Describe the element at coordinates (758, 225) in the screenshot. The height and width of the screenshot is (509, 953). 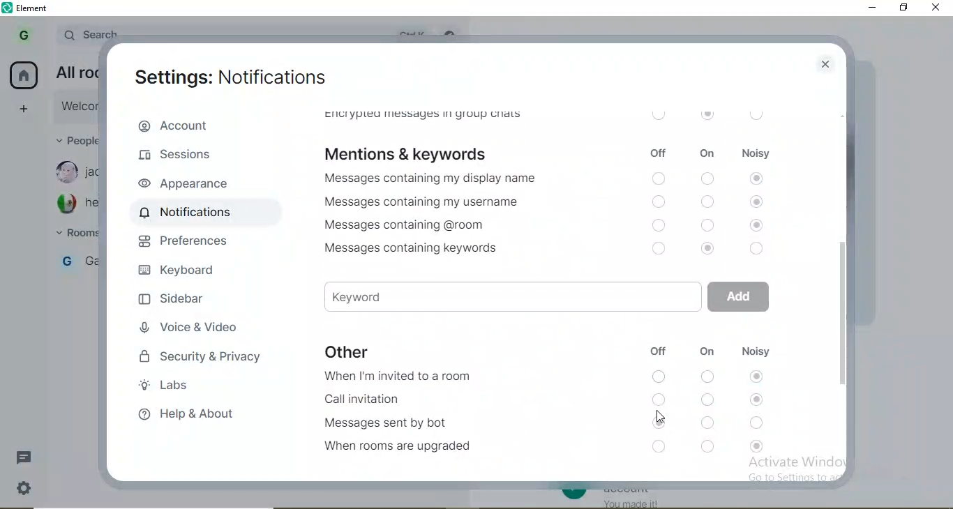
I see `noisy switch` at that location.